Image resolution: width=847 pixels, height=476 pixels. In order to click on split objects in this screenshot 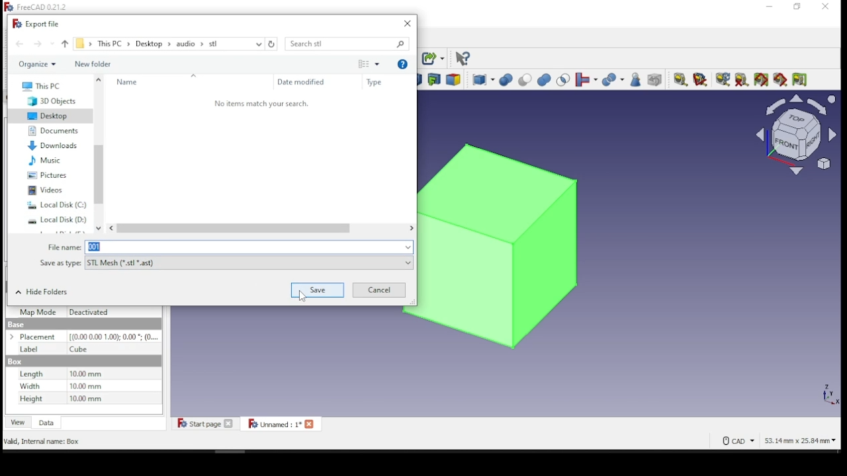, I will do `click(613, 81)`.